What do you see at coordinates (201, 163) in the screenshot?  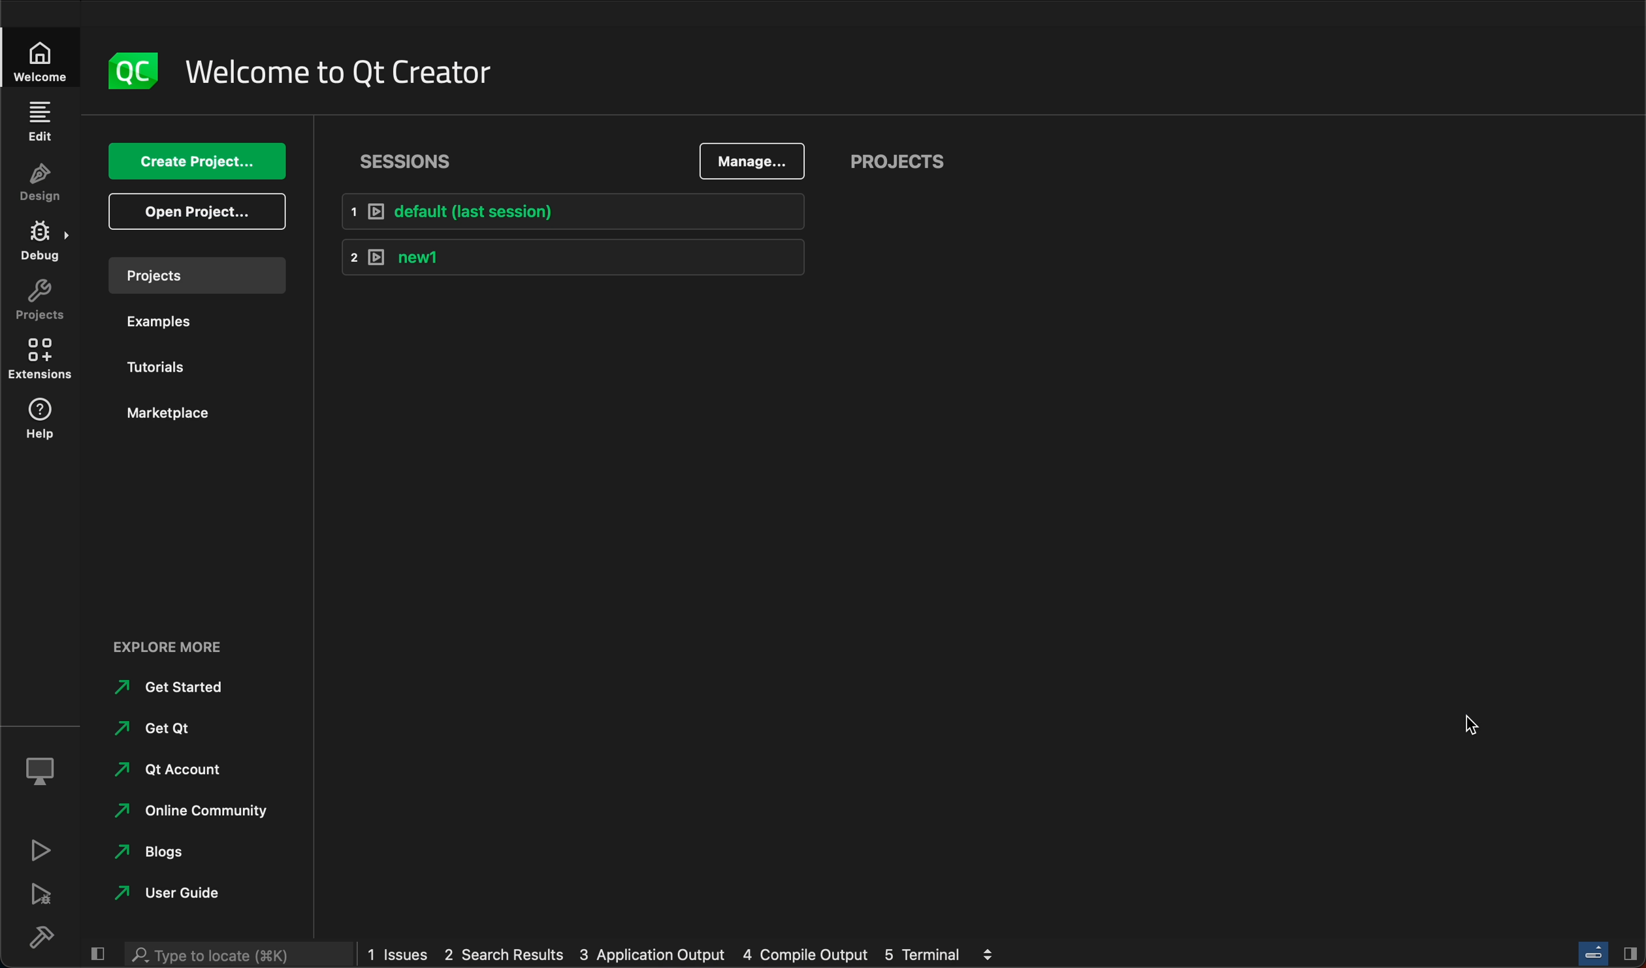 I see `create project` at bounding box center [201, 163].